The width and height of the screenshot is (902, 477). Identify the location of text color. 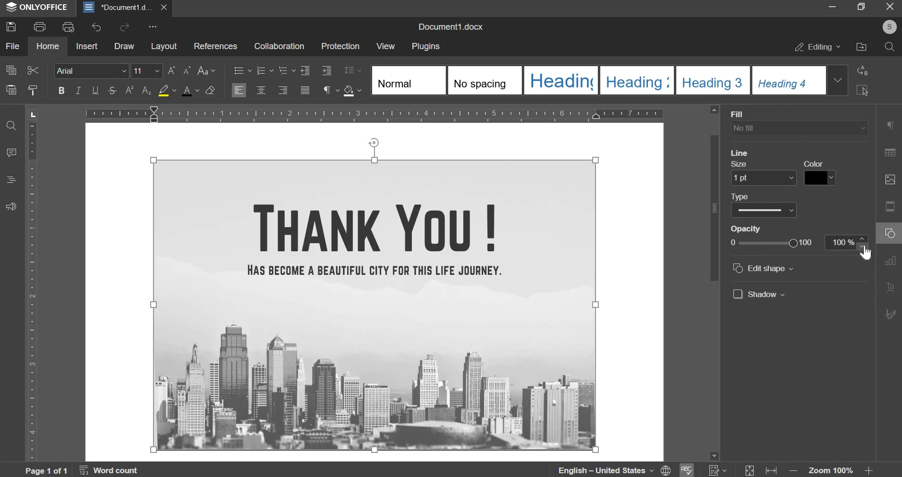
(190, 90).